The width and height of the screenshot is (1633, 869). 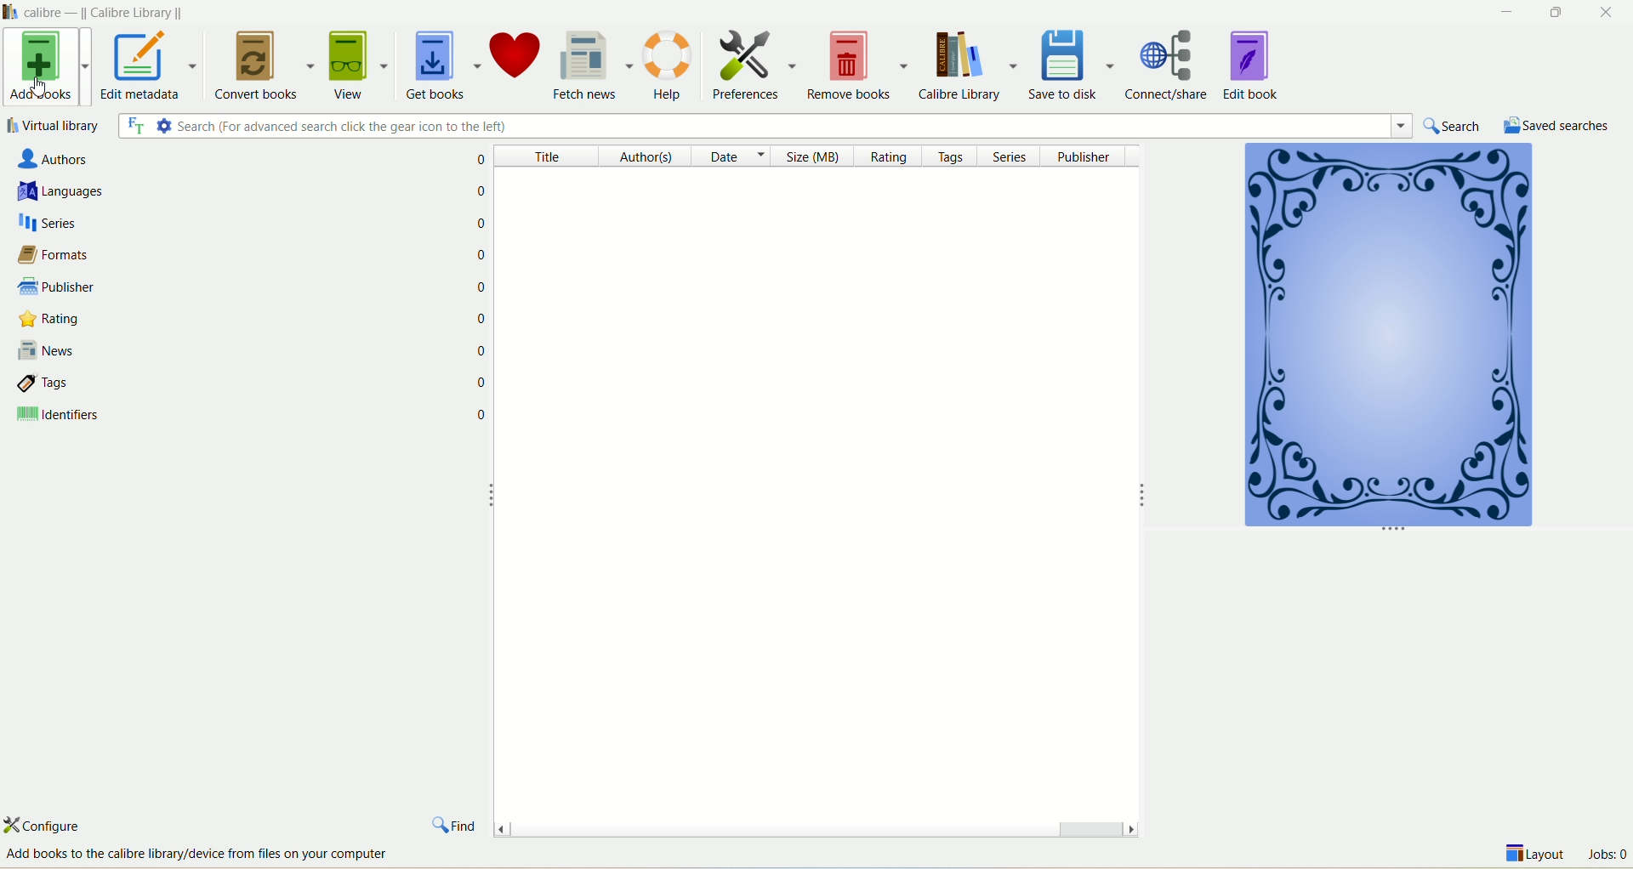 I want to click on layout, so click(x=1537, y=856).